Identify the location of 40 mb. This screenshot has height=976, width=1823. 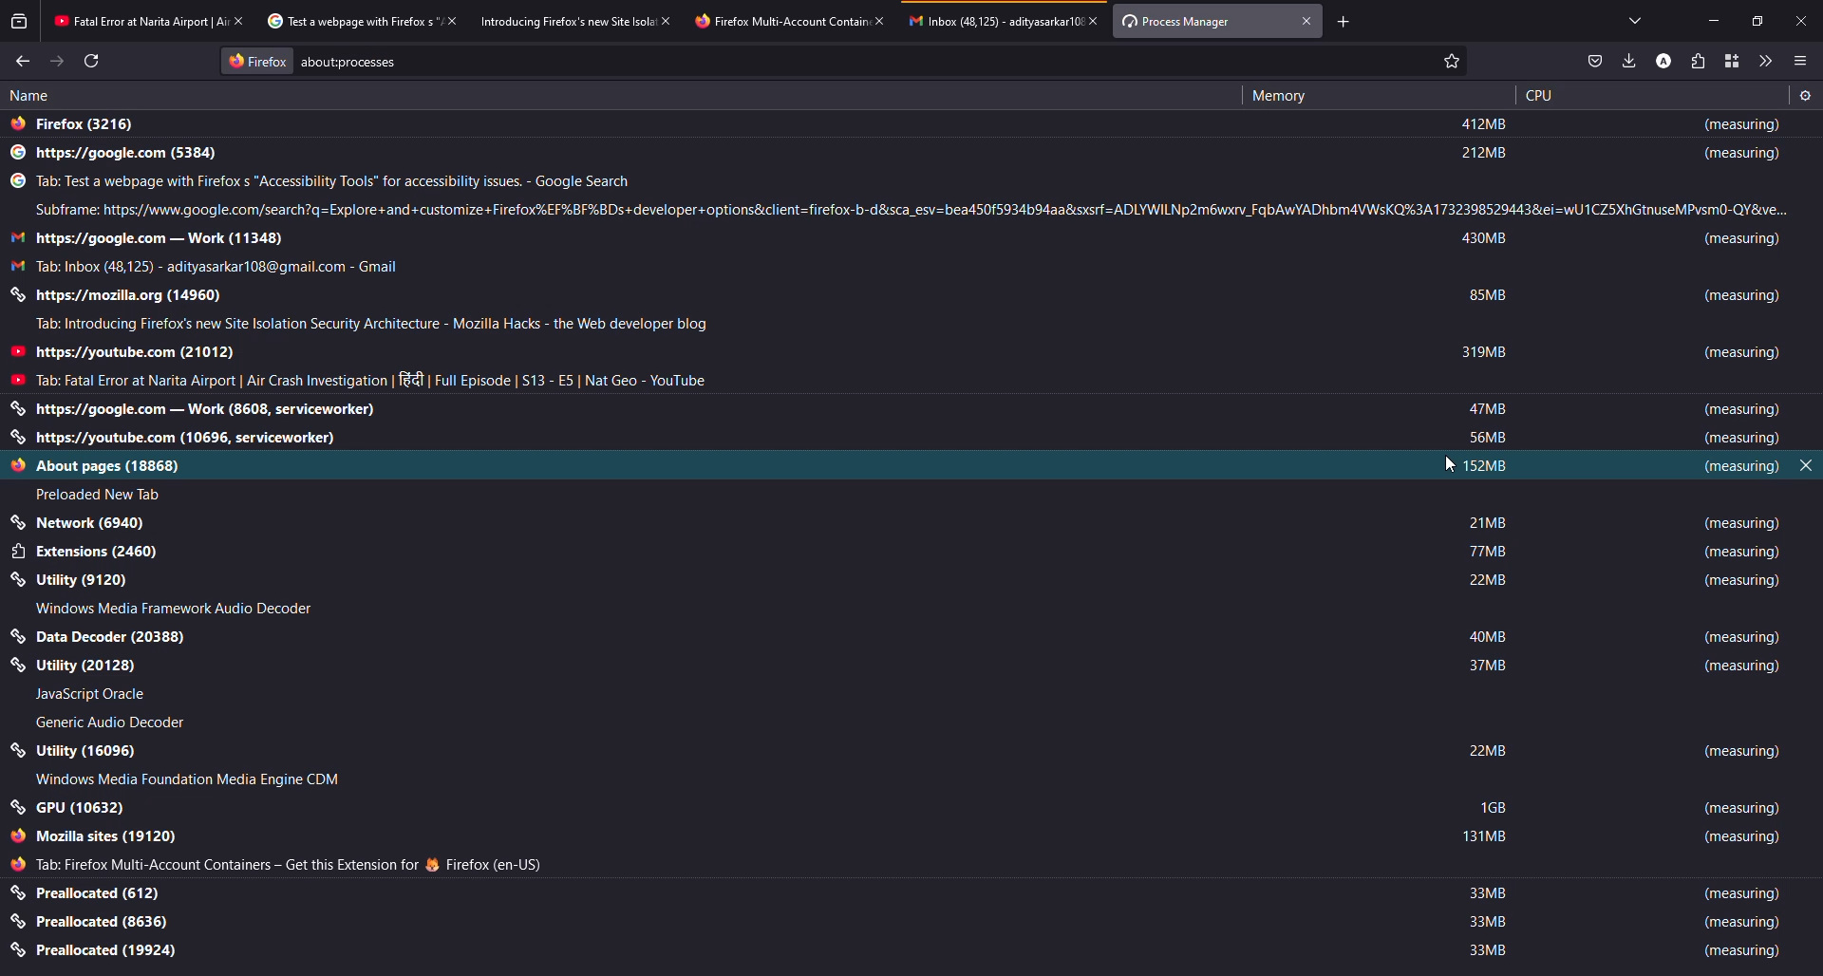
(1479, 634).